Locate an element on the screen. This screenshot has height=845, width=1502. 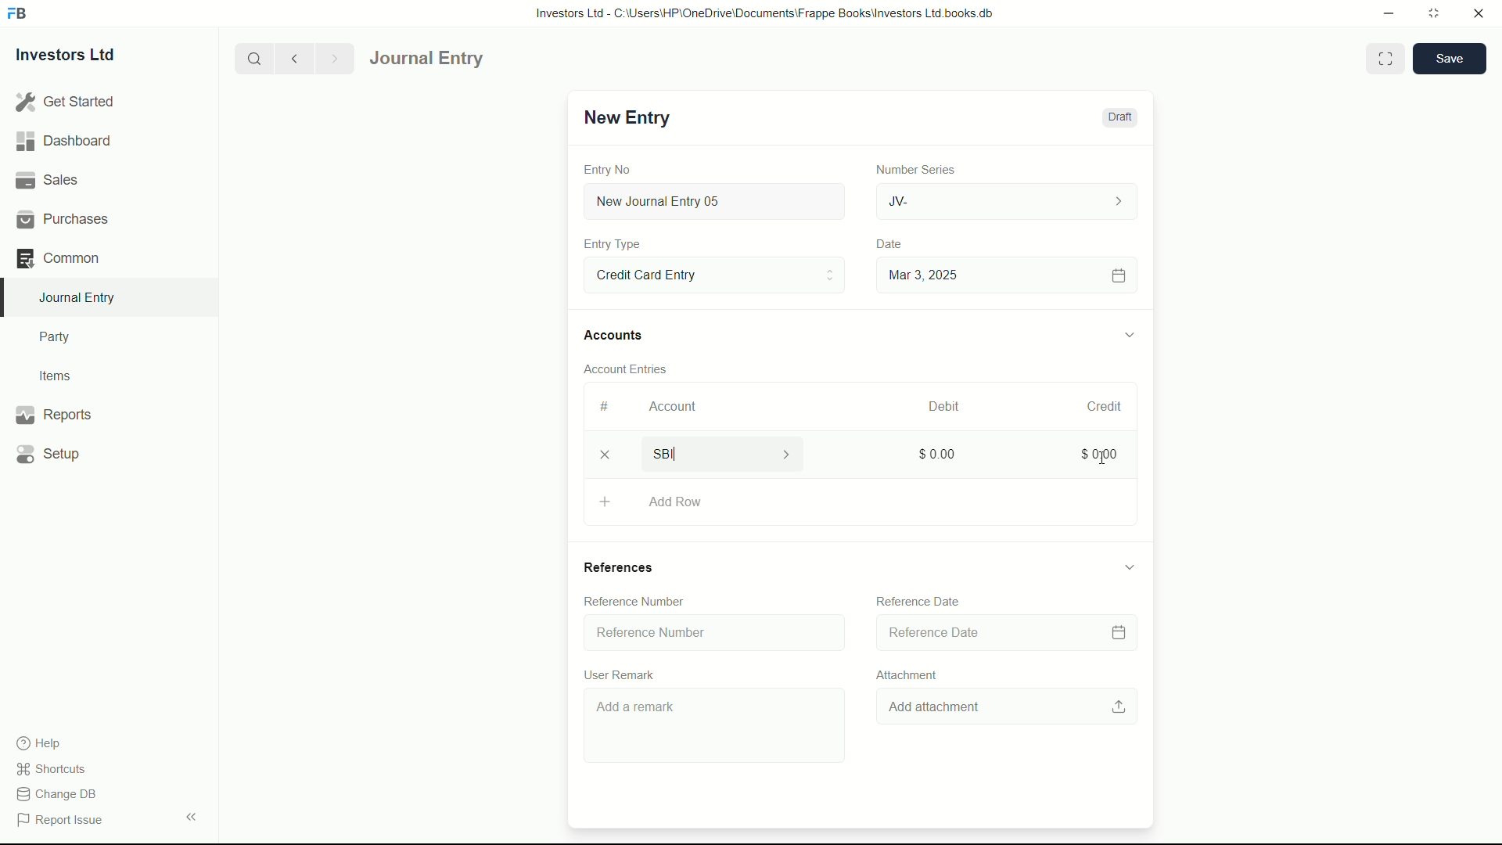
New Entry is located at coordinates (624, 117).